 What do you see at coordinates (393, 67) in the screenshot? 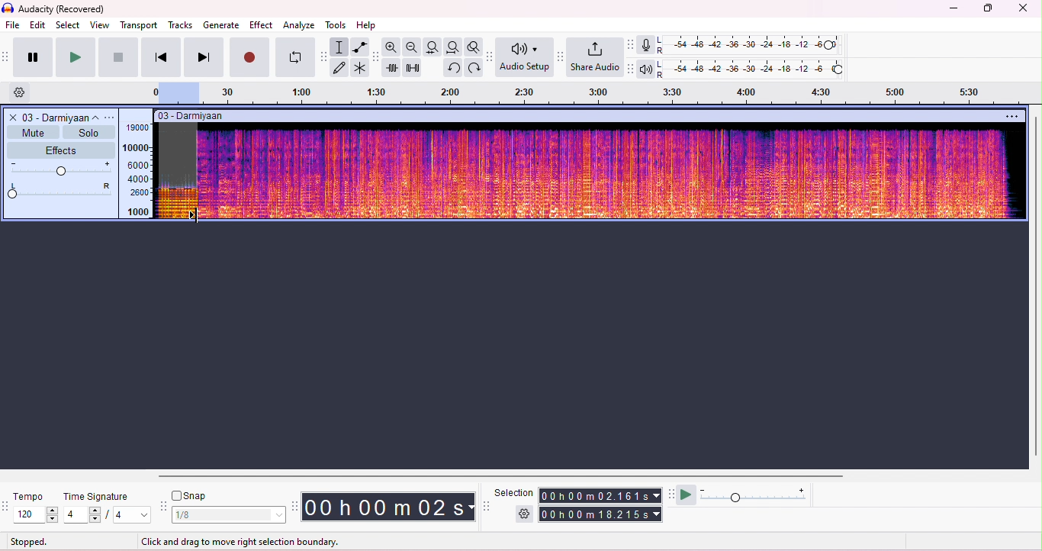
I see `trim outside selection` at bounding box center [393, 67].